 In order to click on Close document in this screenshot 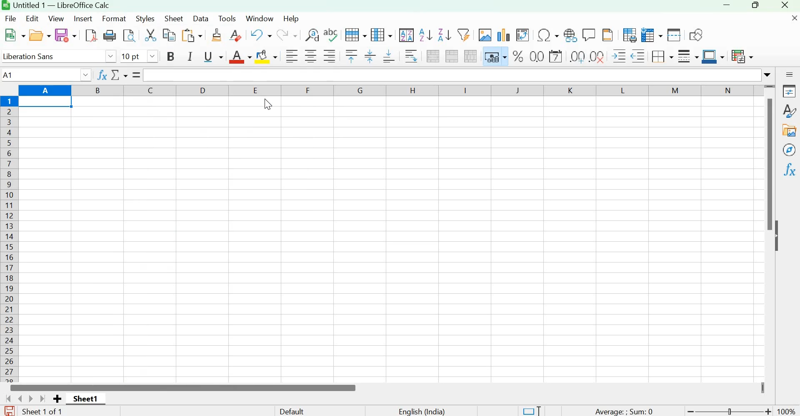, I will do `click(793, 19)`.